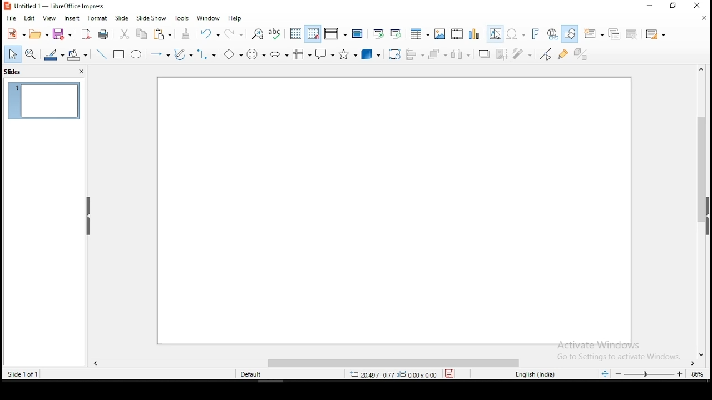 This screenshot has width=712, height=400. I want to click on edit, so click(30, 18).